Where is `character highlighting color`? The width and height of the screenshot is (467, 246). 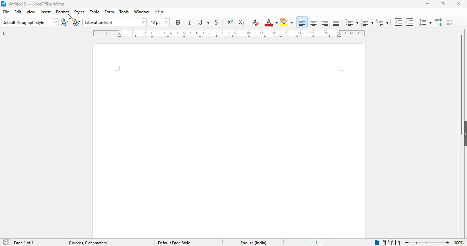 character highlighting color is located at coordinates (286, 23).